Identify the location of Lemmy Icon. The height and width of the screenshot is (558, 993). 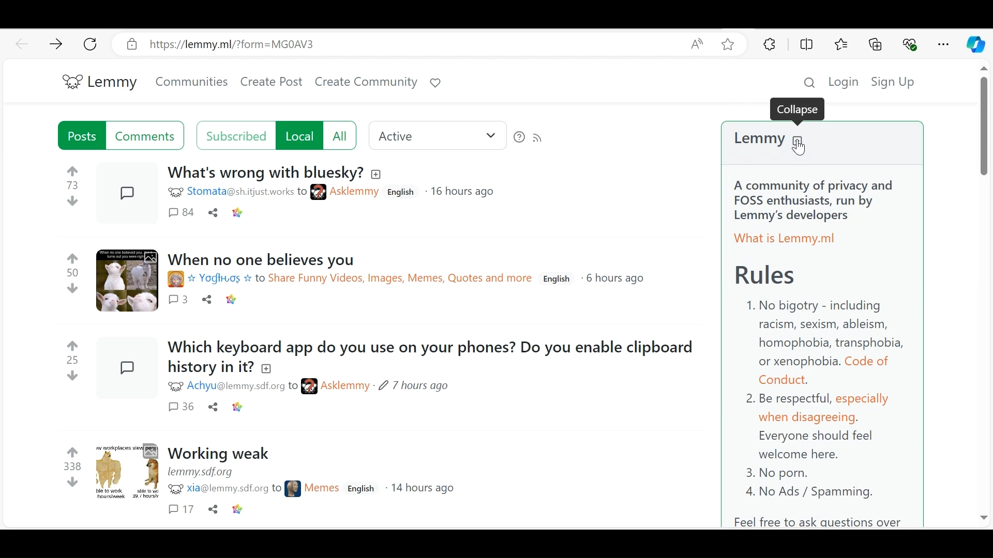
(65, 80).